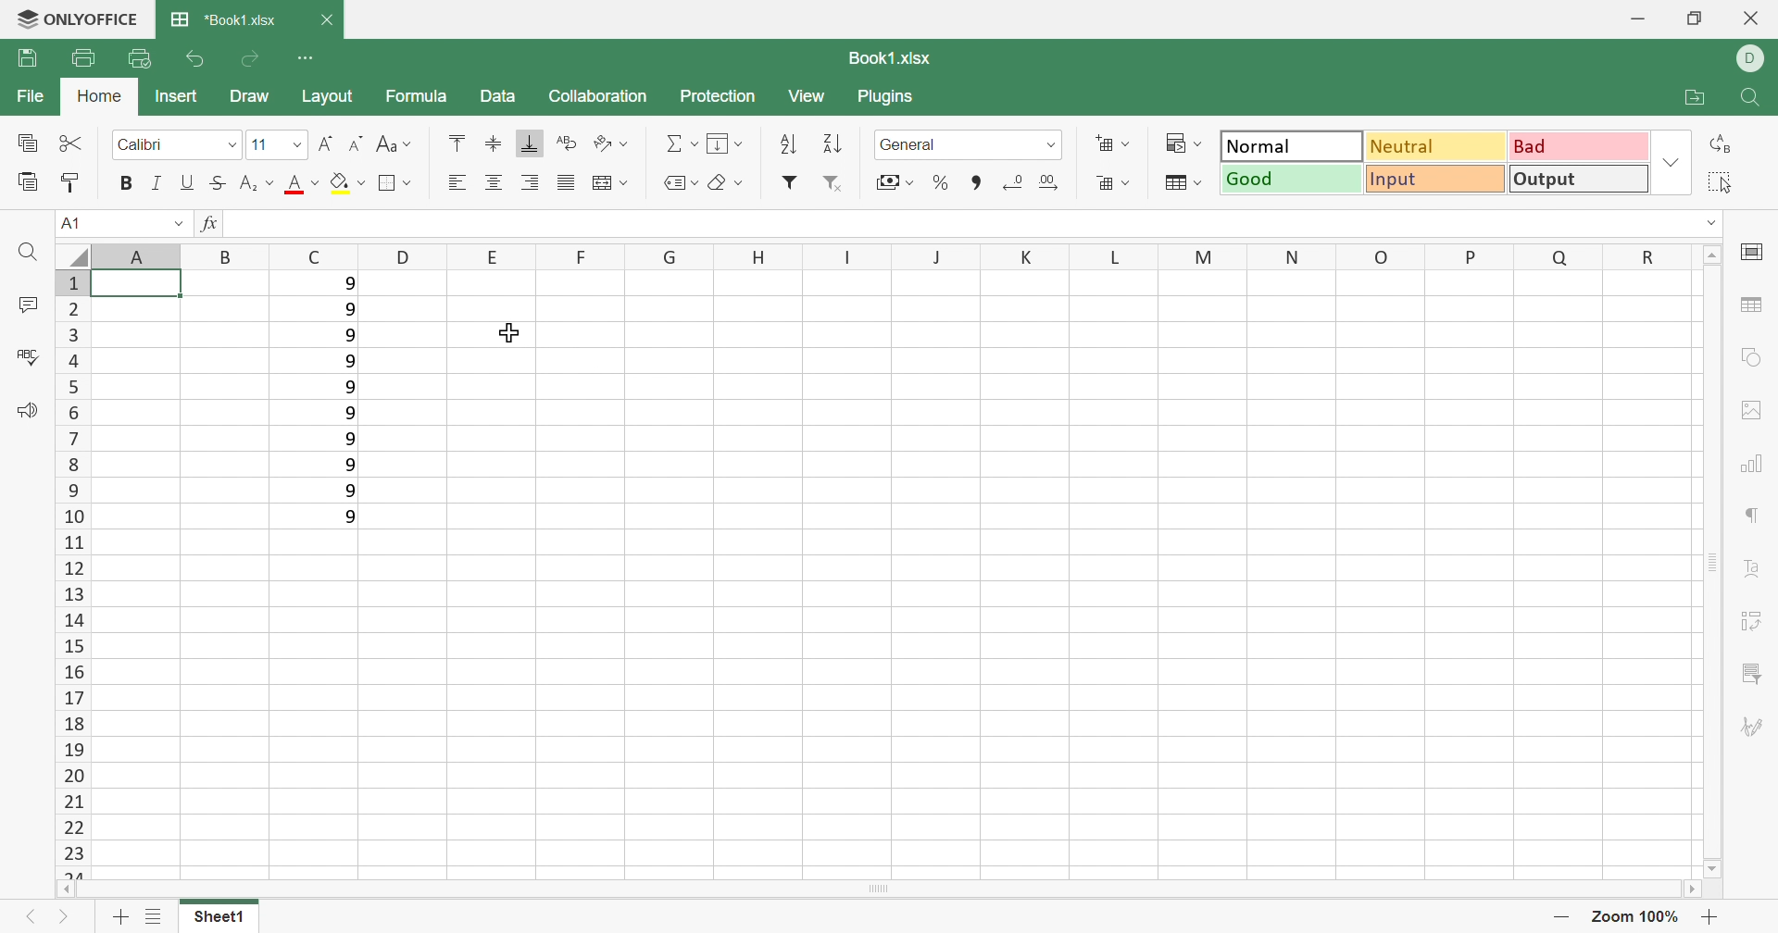 The width and height of the screenshot is (1778, 933). What do you see at coordinates (493, 182) in the screenshot?
I see `Align Center` at bounding box center [493, 182].